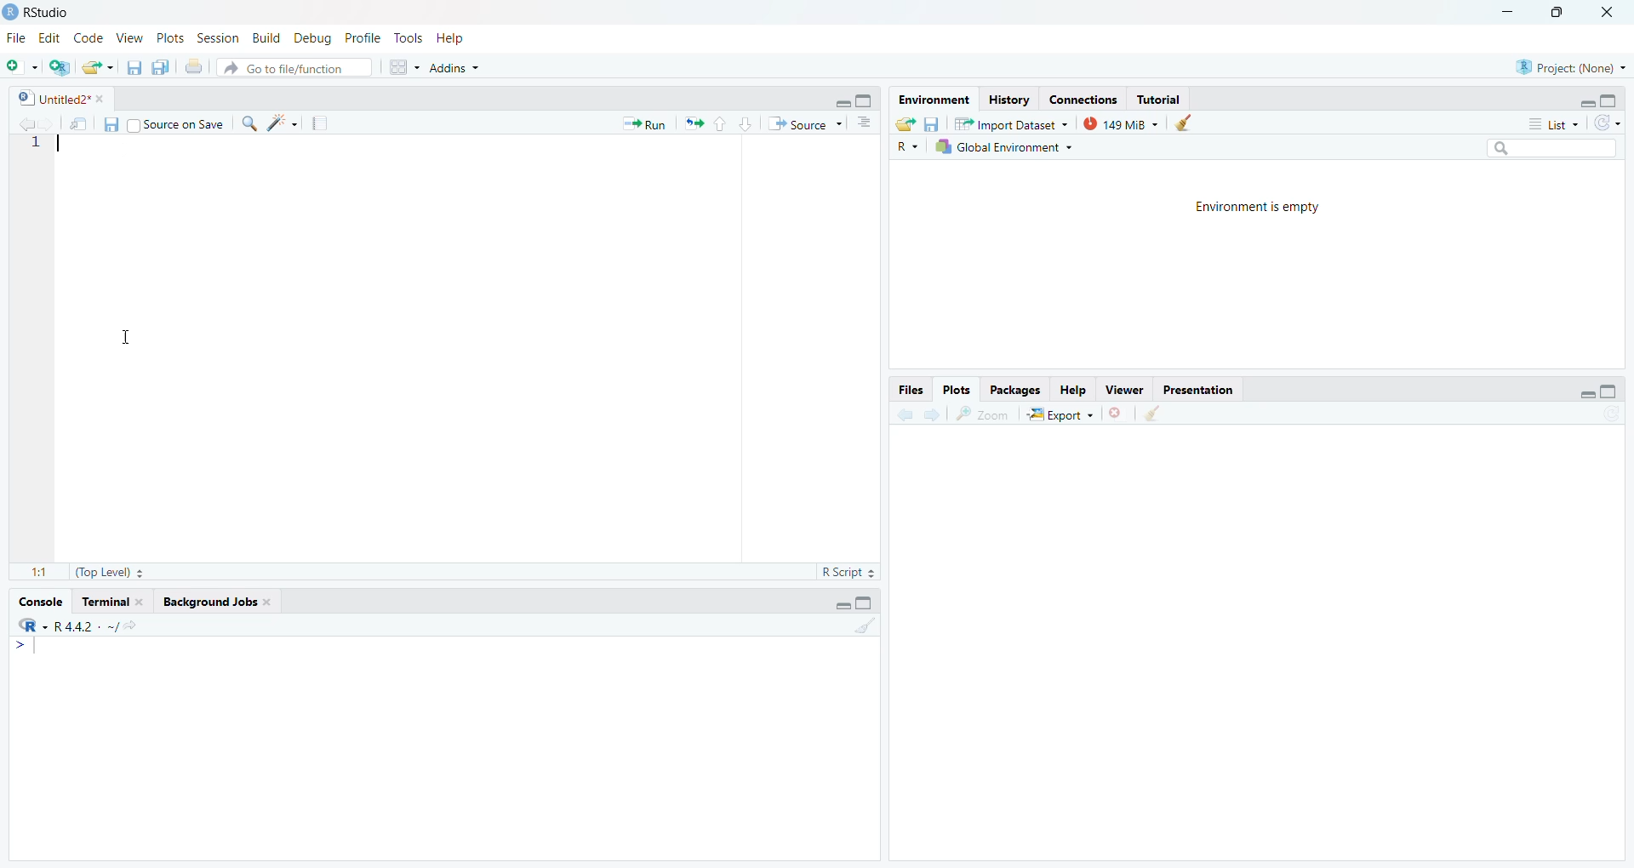 This screenshot has width=1634, height=868. What do you see at coordinates (868, 602) in the screenshot?
I see `Maximize` at bounding box center [868, 602].